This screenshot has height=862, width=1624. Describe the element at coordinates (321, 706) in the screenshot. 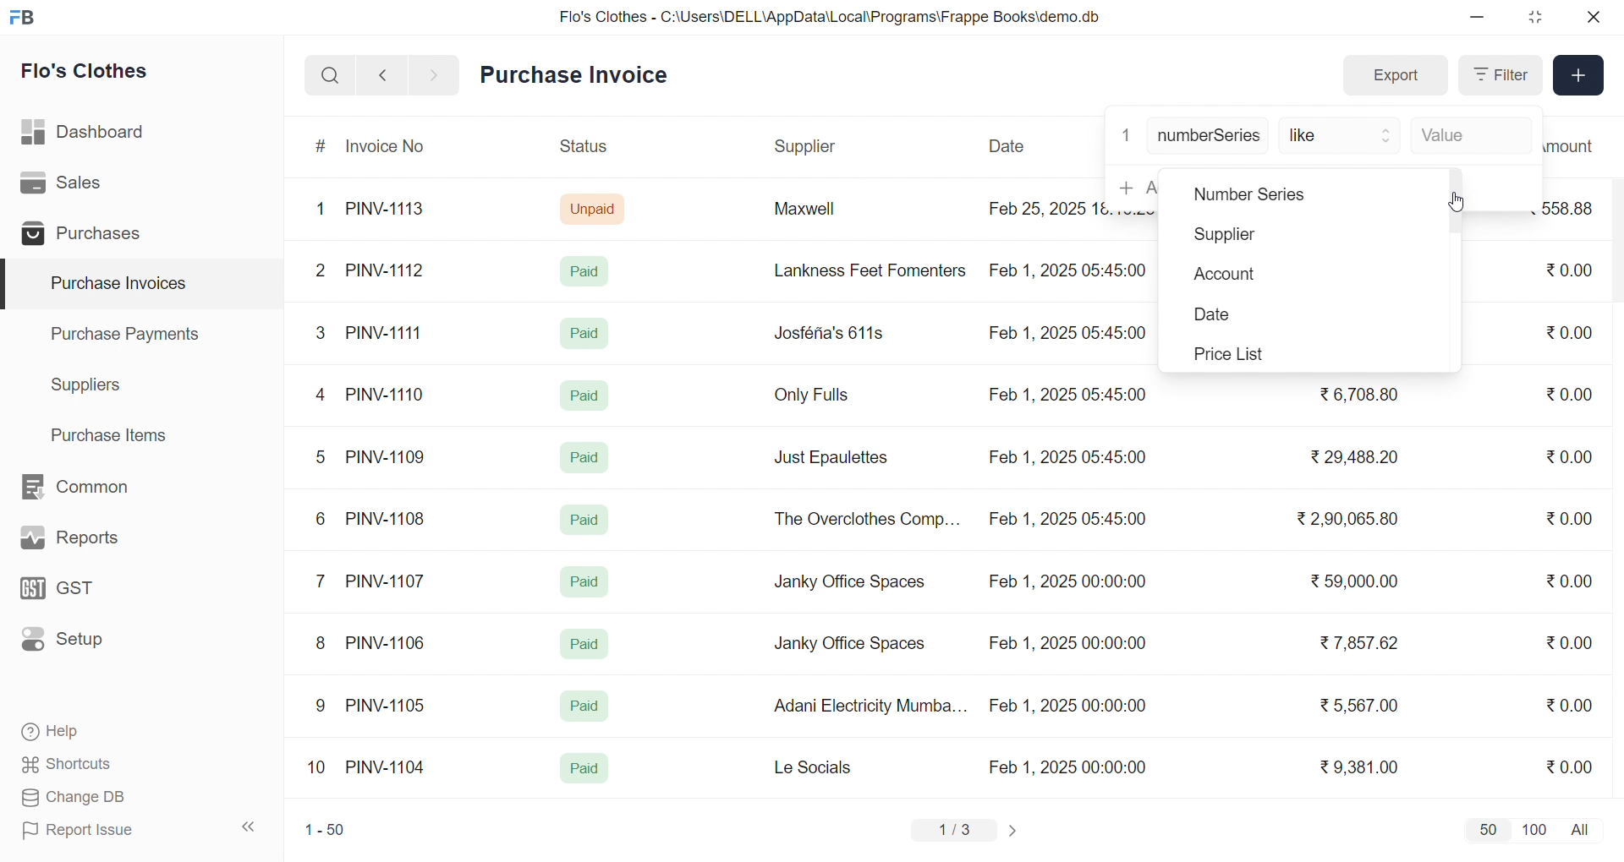

I see `9` at that location.